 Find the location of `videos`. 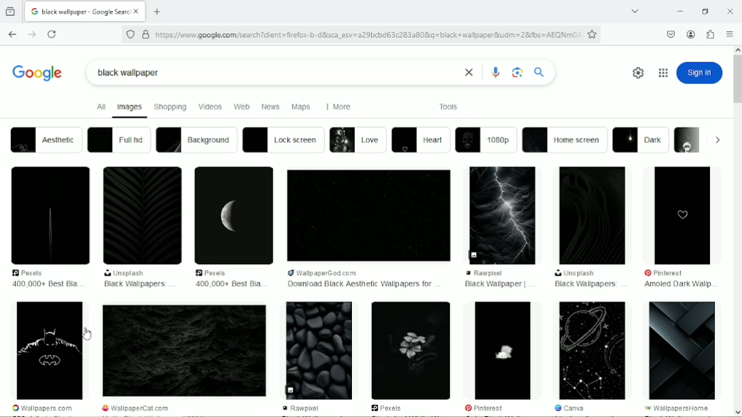

videos is located at coordinates (210, 106).